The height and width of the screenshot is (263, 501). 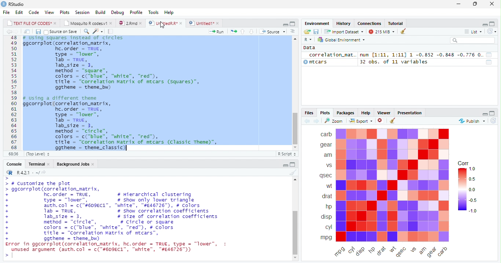 What do you see at coordinates (317, 122) in the screenshot?
I see `go forward` at bounding box center [317, 122].